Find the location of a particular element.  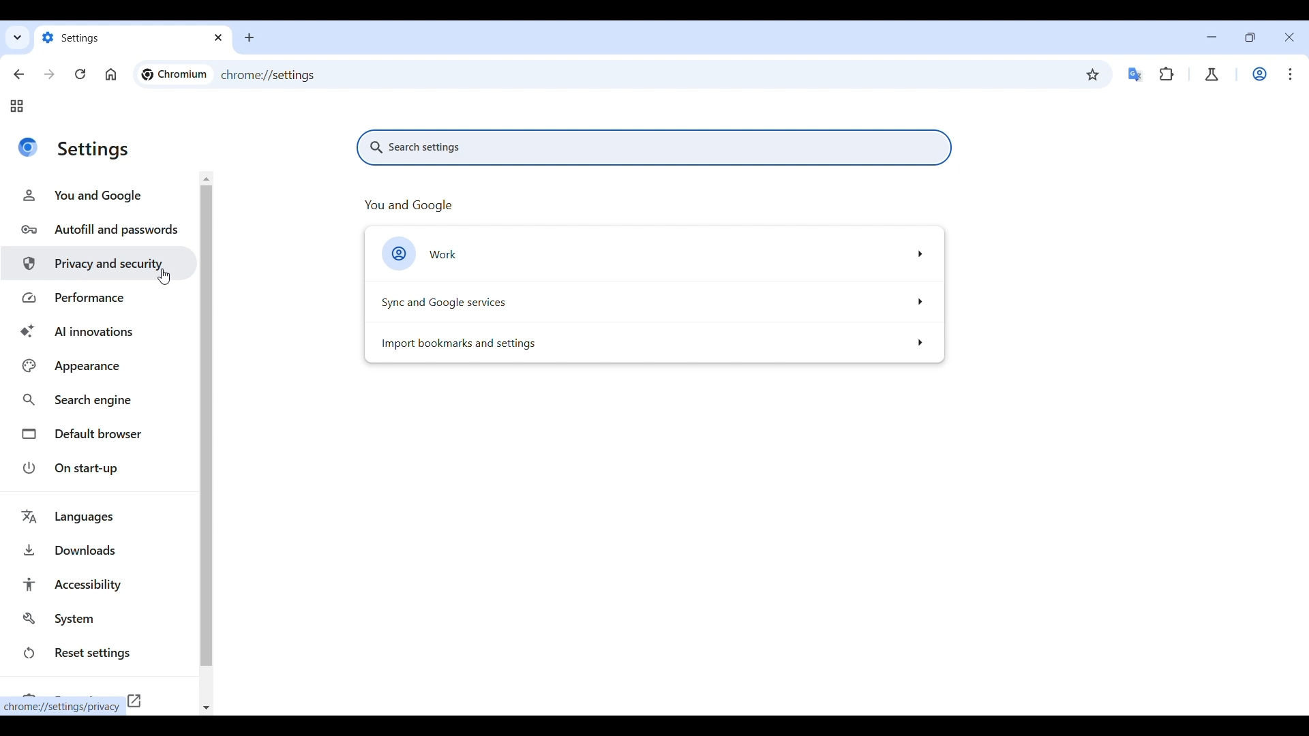

Work is located at coordinates (1260, 74).